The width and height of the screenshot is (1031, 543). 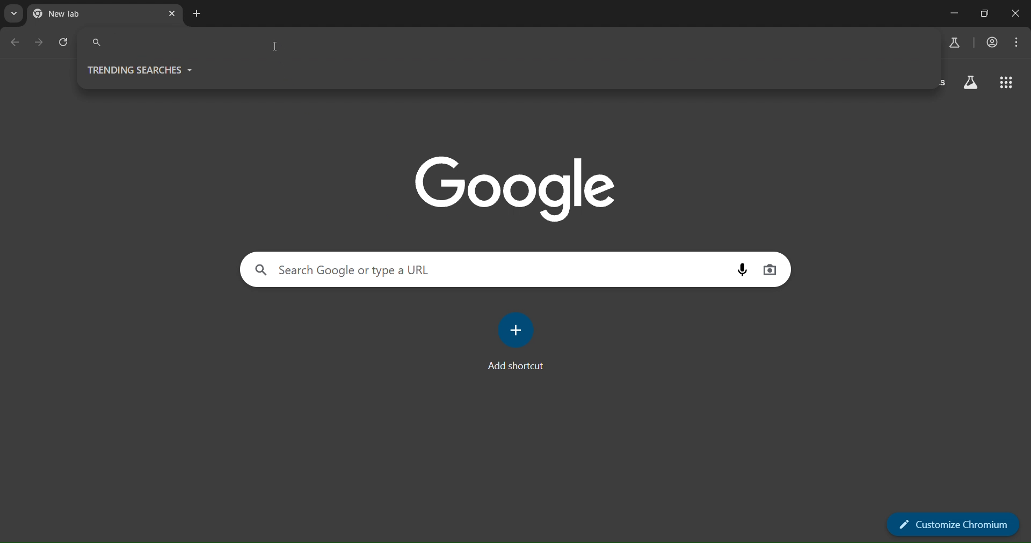 I want to click on New Tab, so click(x=78, y=14).